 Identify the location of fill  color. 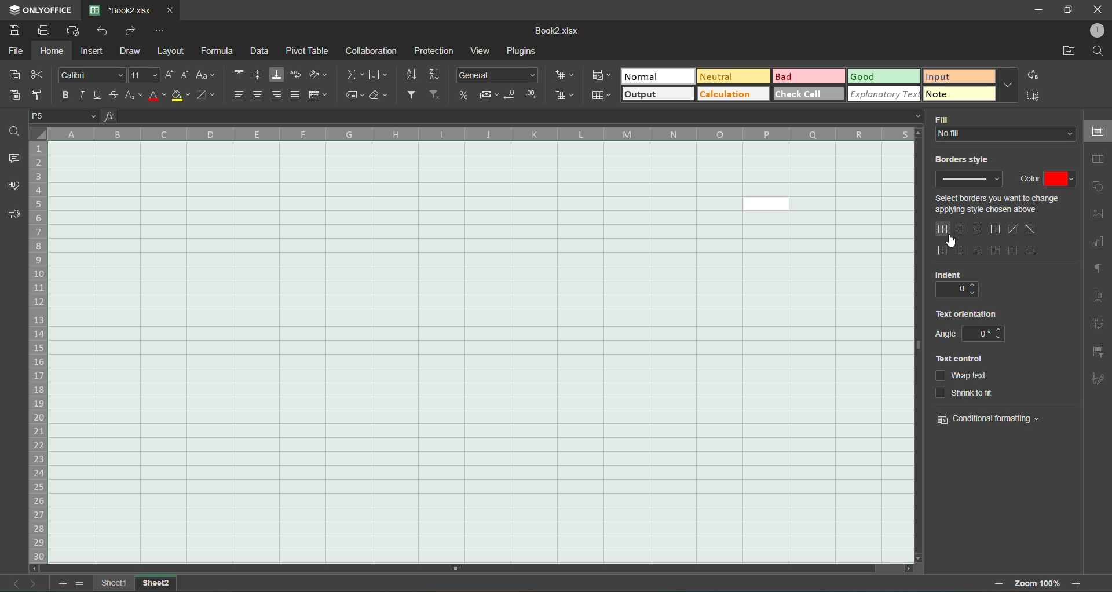
(182, 97).